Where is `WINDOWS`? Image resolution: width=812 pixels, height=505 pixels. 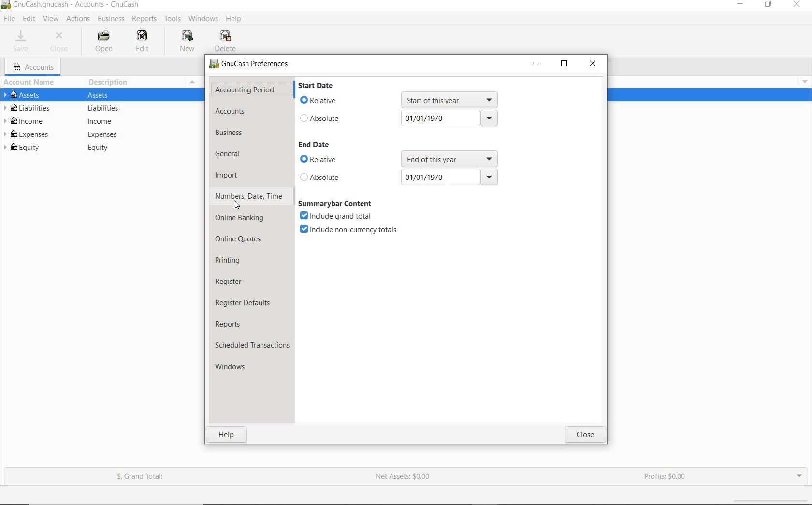 WINDOWS is located at coordinates (205, 18).